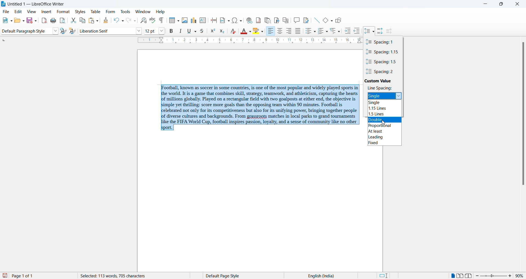 The height and width of the screenshot is (279, 526). I want to click on line spacing option dropdown, so click(373, 31).